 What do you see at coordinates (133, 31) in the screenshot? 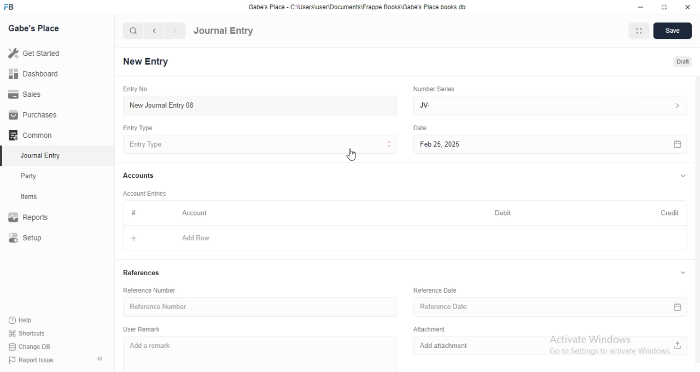
I see `search` at bounding box center [133, 31].